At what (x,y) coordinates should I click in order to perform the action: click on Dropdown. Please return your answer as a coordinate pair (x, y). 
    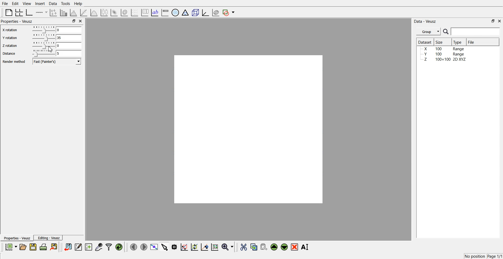
    Looking at the image, I should click on (79, 61).